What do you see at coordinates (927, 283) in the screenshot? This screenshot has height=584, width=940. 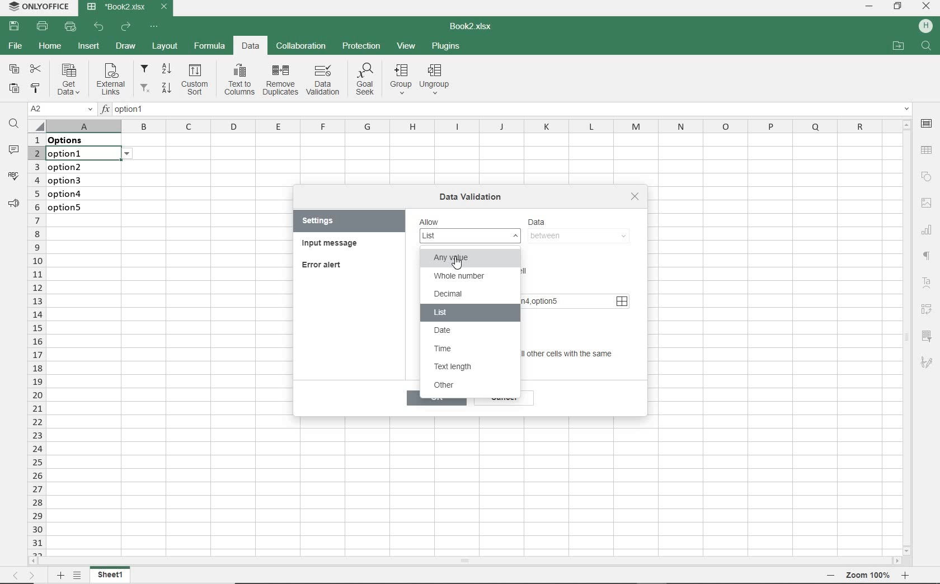 I see `Text` at bounding box center [927, 283].